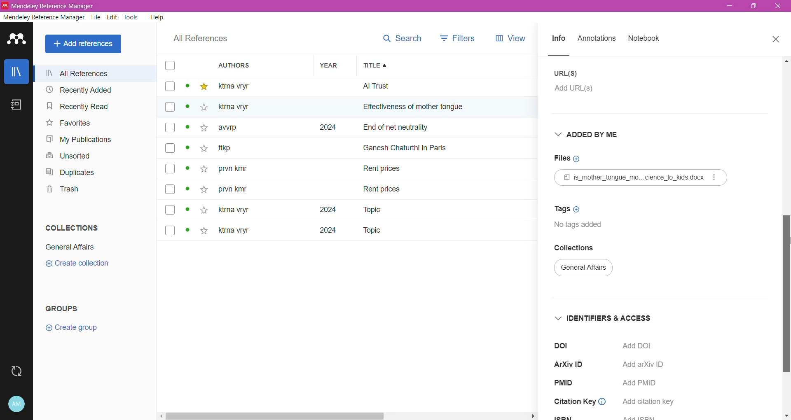  What do you see at coordinates (641, 364) in the screenshot?
I see `Add arXiv ID` at bounding box center [641, 364].